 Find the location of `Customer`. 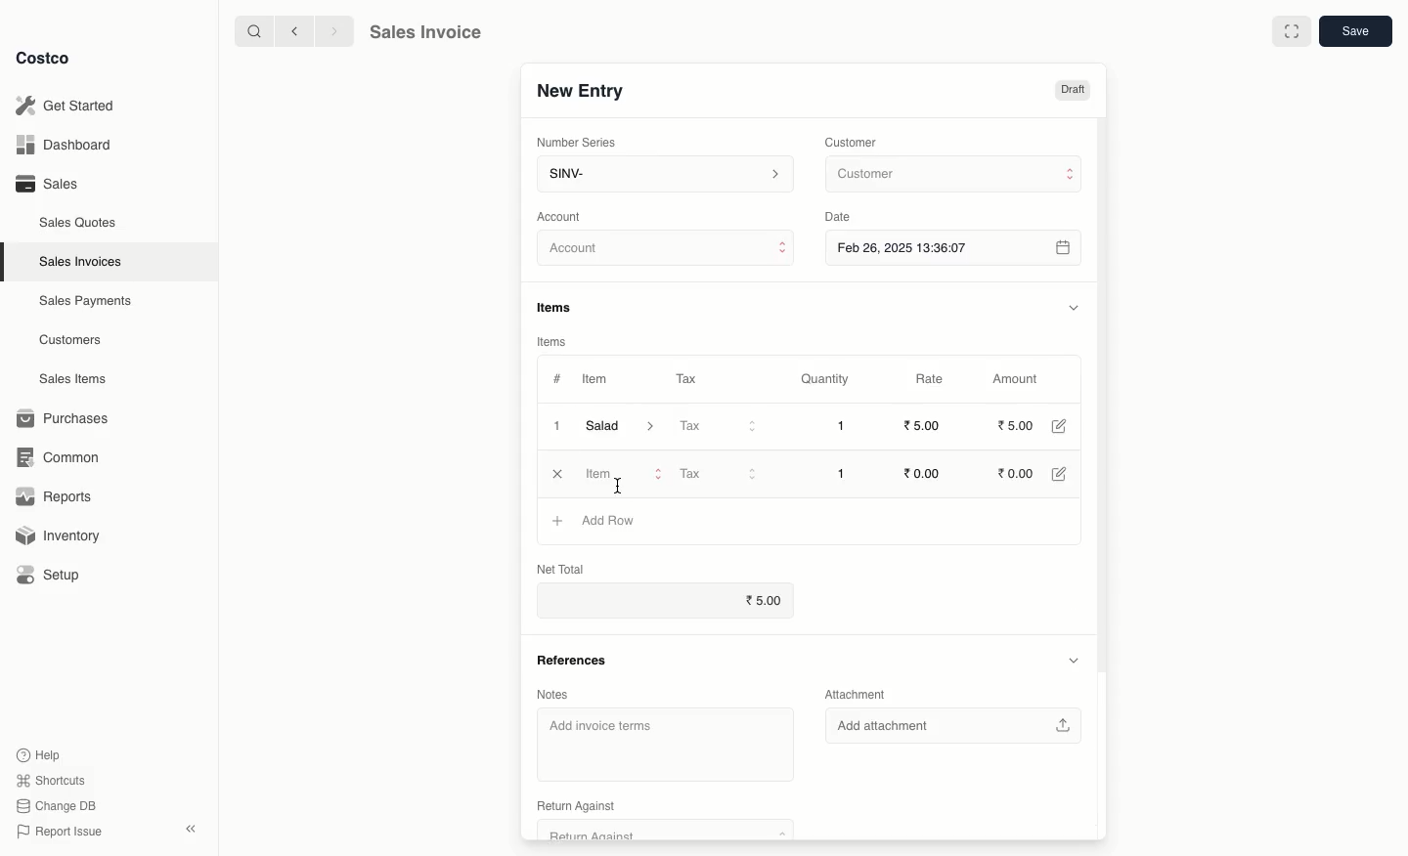

Customer is located at coordinates (951, 175).